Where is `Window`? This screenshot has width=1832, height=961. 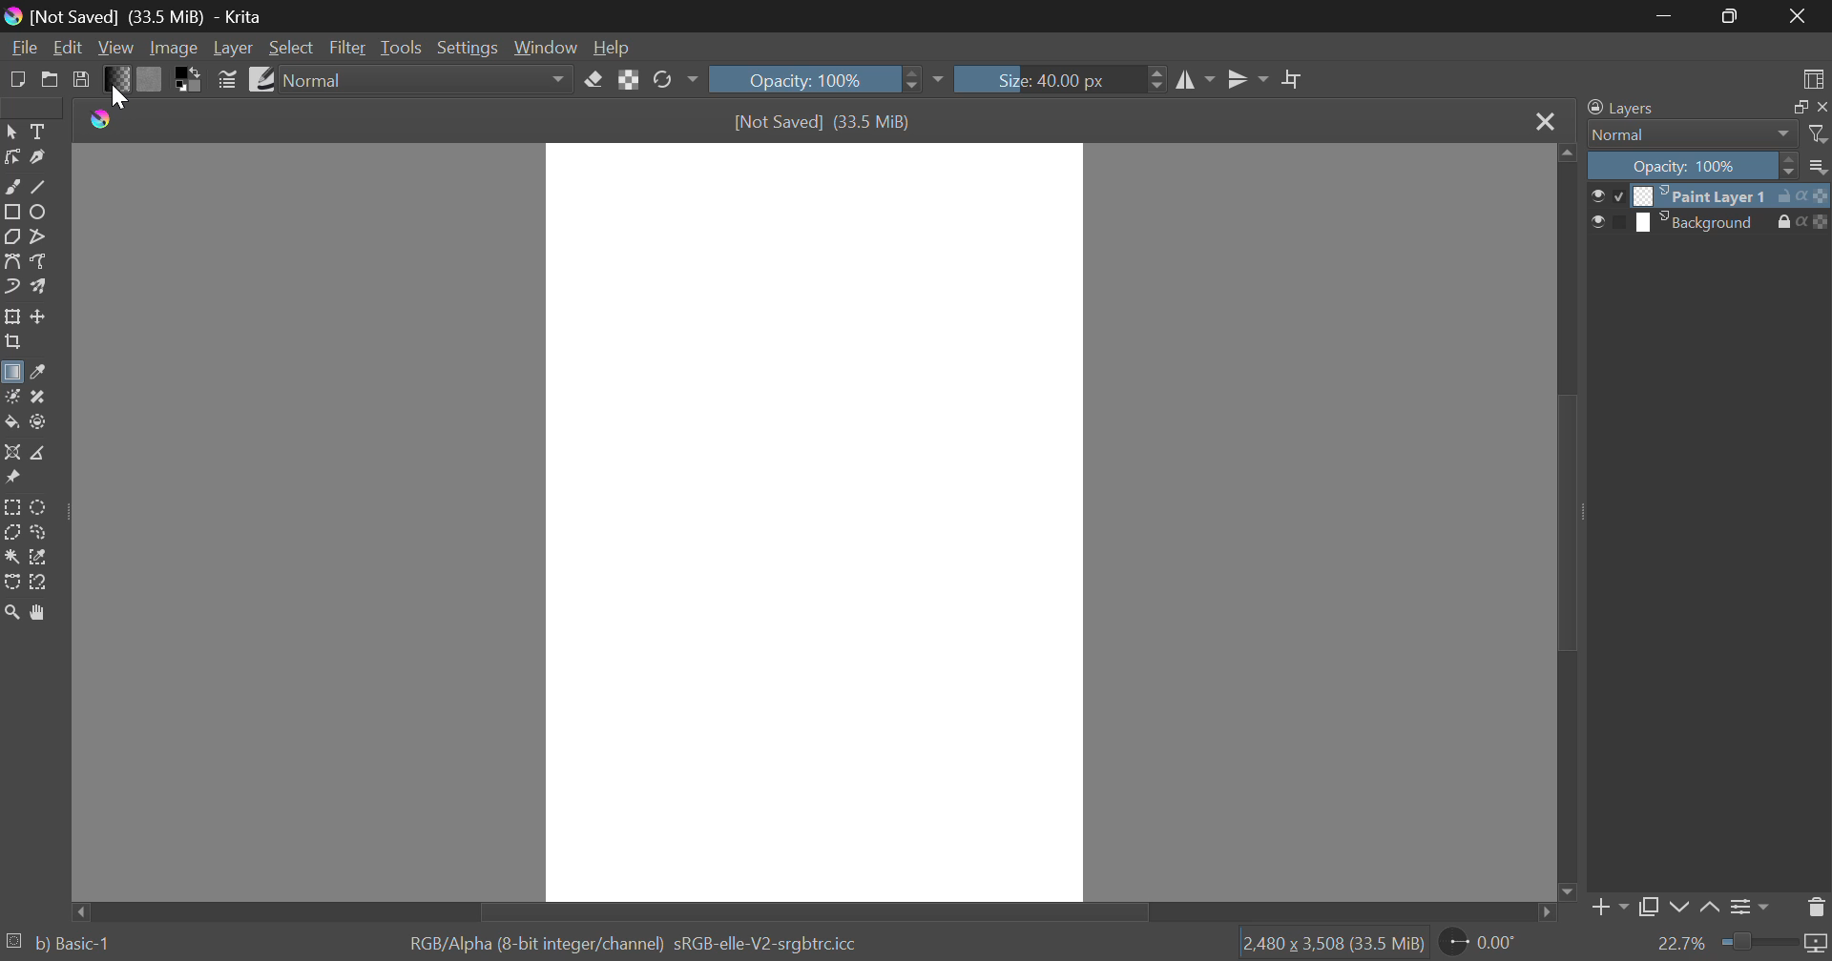 Window is located at coordinates (544, 48).